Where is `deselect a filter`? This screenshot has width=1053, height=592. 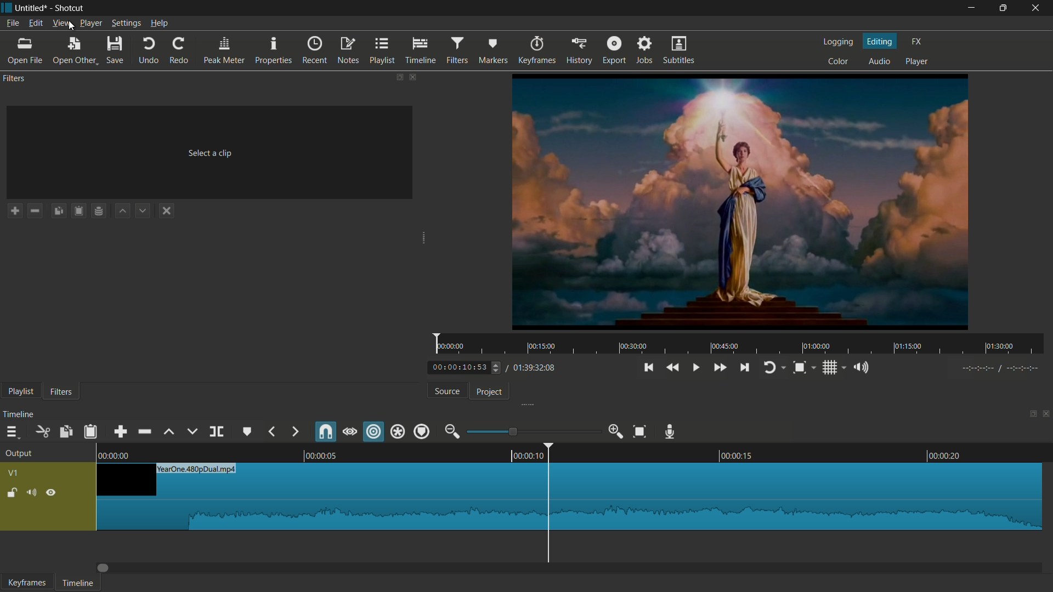
deselect a filter is located at coordinates (166, 211).